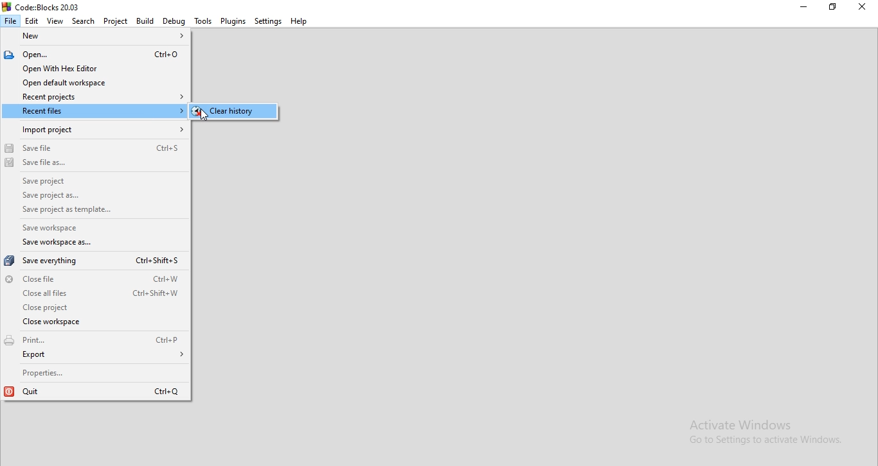 This screenshot has width=878, height=466. Describe the element at coordinates (94, 324) in the screenshot. I see `Close workspace` at that location.